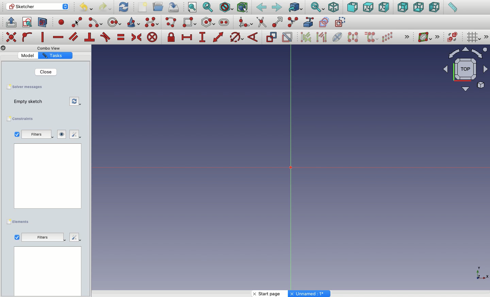 This screenshot has width=490, height=297. I want to click on Filters, so click(38, 135).